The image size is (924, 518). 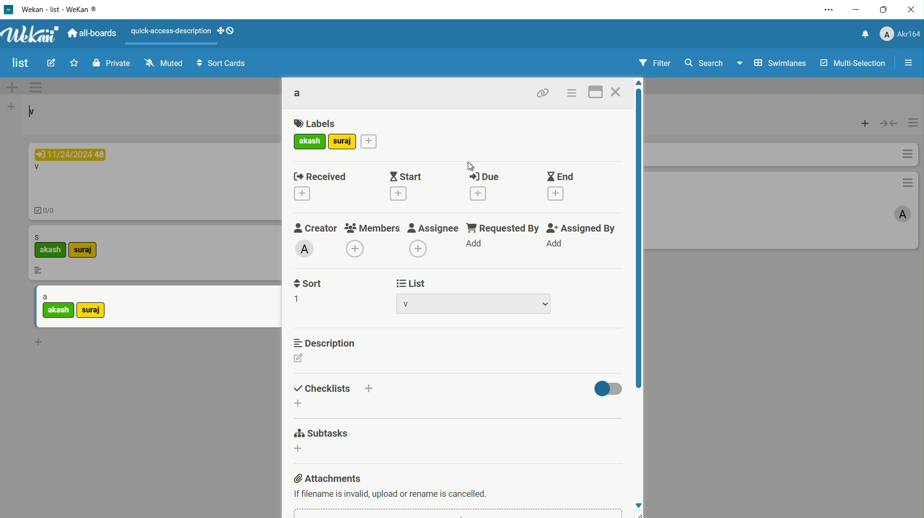 What do you see at coordinates (864, 34) in the screenshot?
I see `notification` at bounding box center [864, 34].